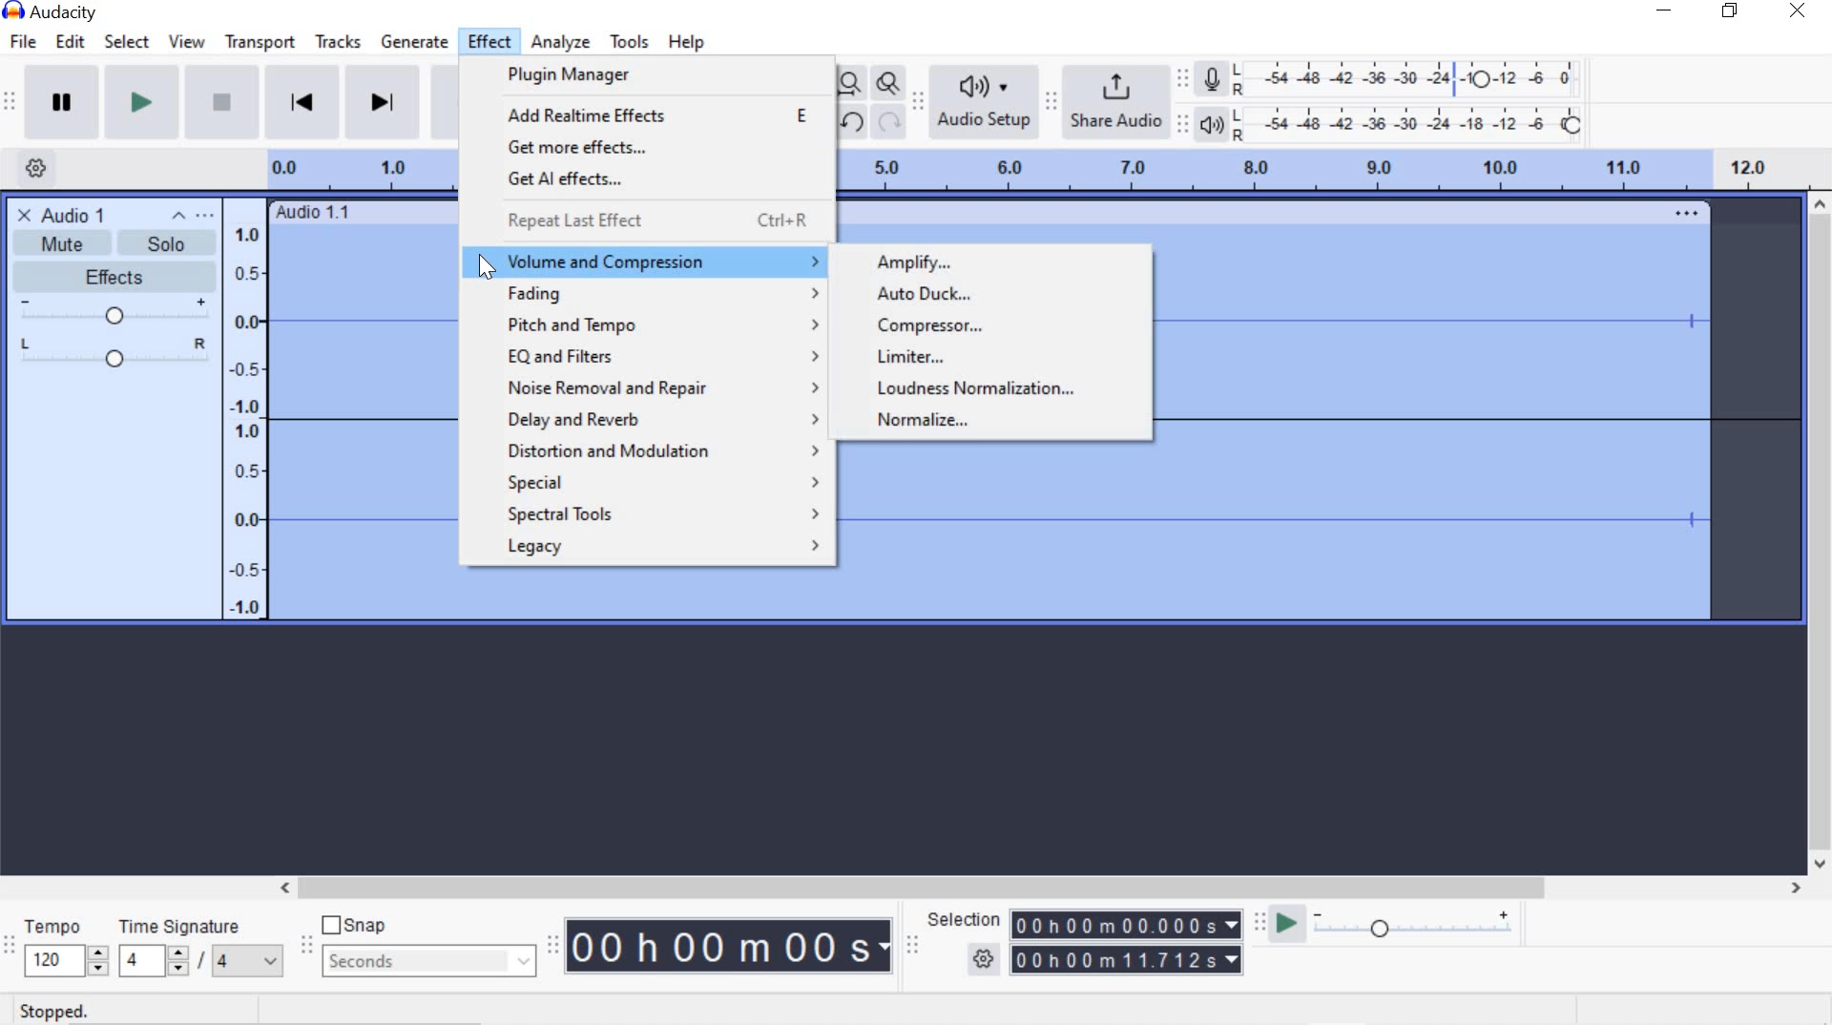  Describe the element at coordinates (660, 325) in the screenshot. I see `pitch and tempo` at that location.